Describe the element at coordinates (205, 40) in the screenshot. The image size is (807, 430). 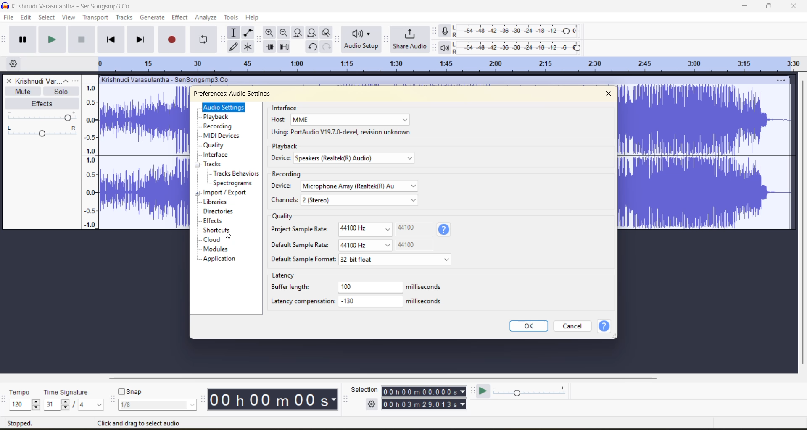
I see `enable looping` at that location.